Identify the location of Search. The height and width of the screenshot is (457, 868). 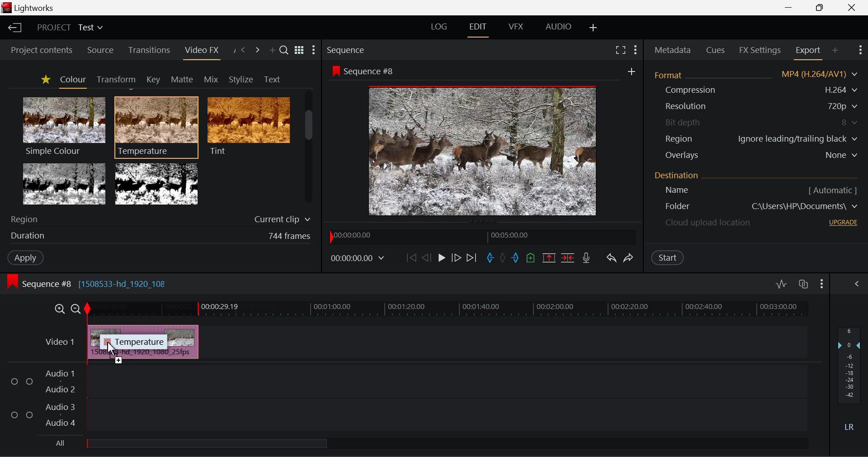
(285, 52).